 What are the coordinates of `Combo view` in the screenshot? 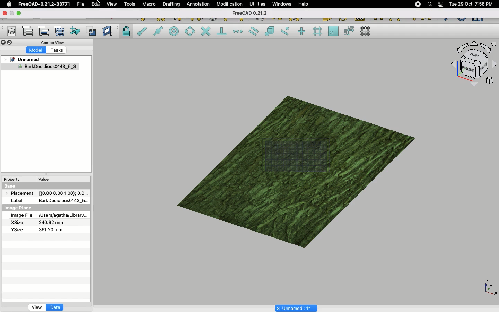 It's located at (53, 42).